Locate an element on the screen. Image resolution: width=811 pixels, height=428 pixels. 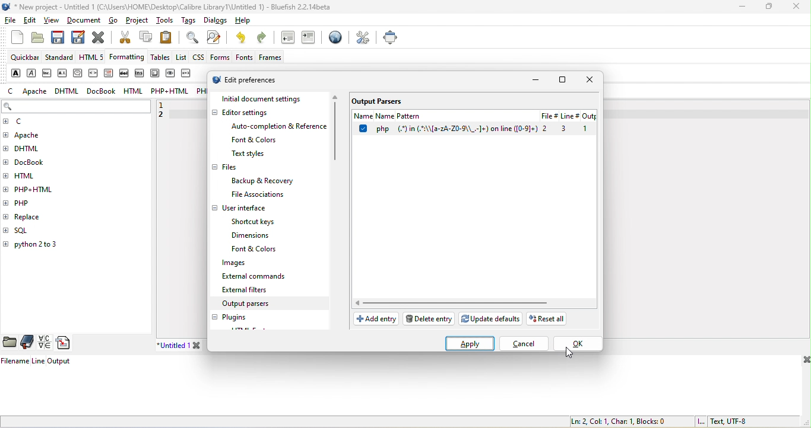
file associations is located at coordinates (252, 195).